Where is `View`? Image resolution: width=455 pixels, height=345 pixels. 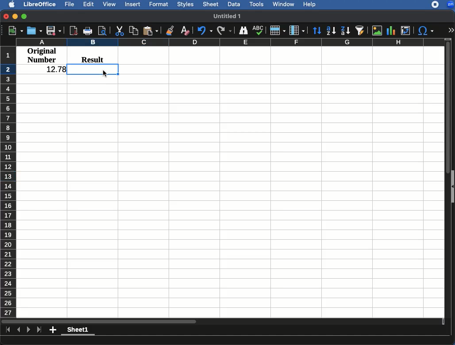 View is located at coordinates (110, 4).